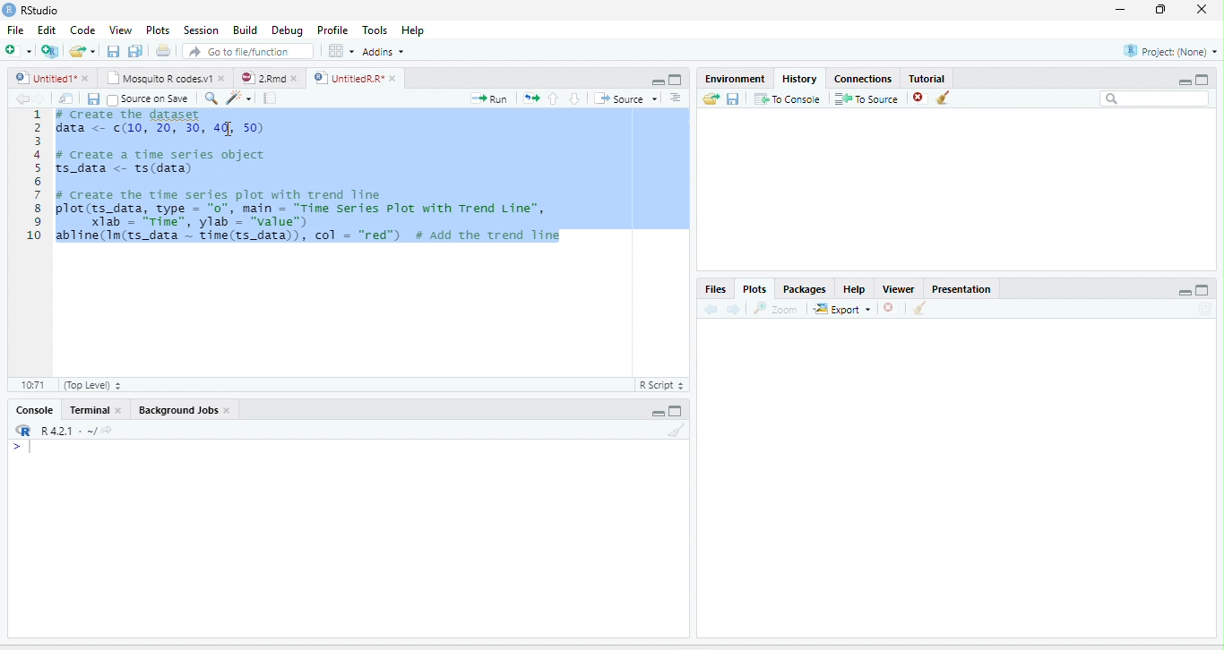 Image resolution: width=1224 pixels, height=650 pixels. What do you see at coordinates (271, 98) in the screenshot?
I see `Compile Report` at bounding box center [271, 98].